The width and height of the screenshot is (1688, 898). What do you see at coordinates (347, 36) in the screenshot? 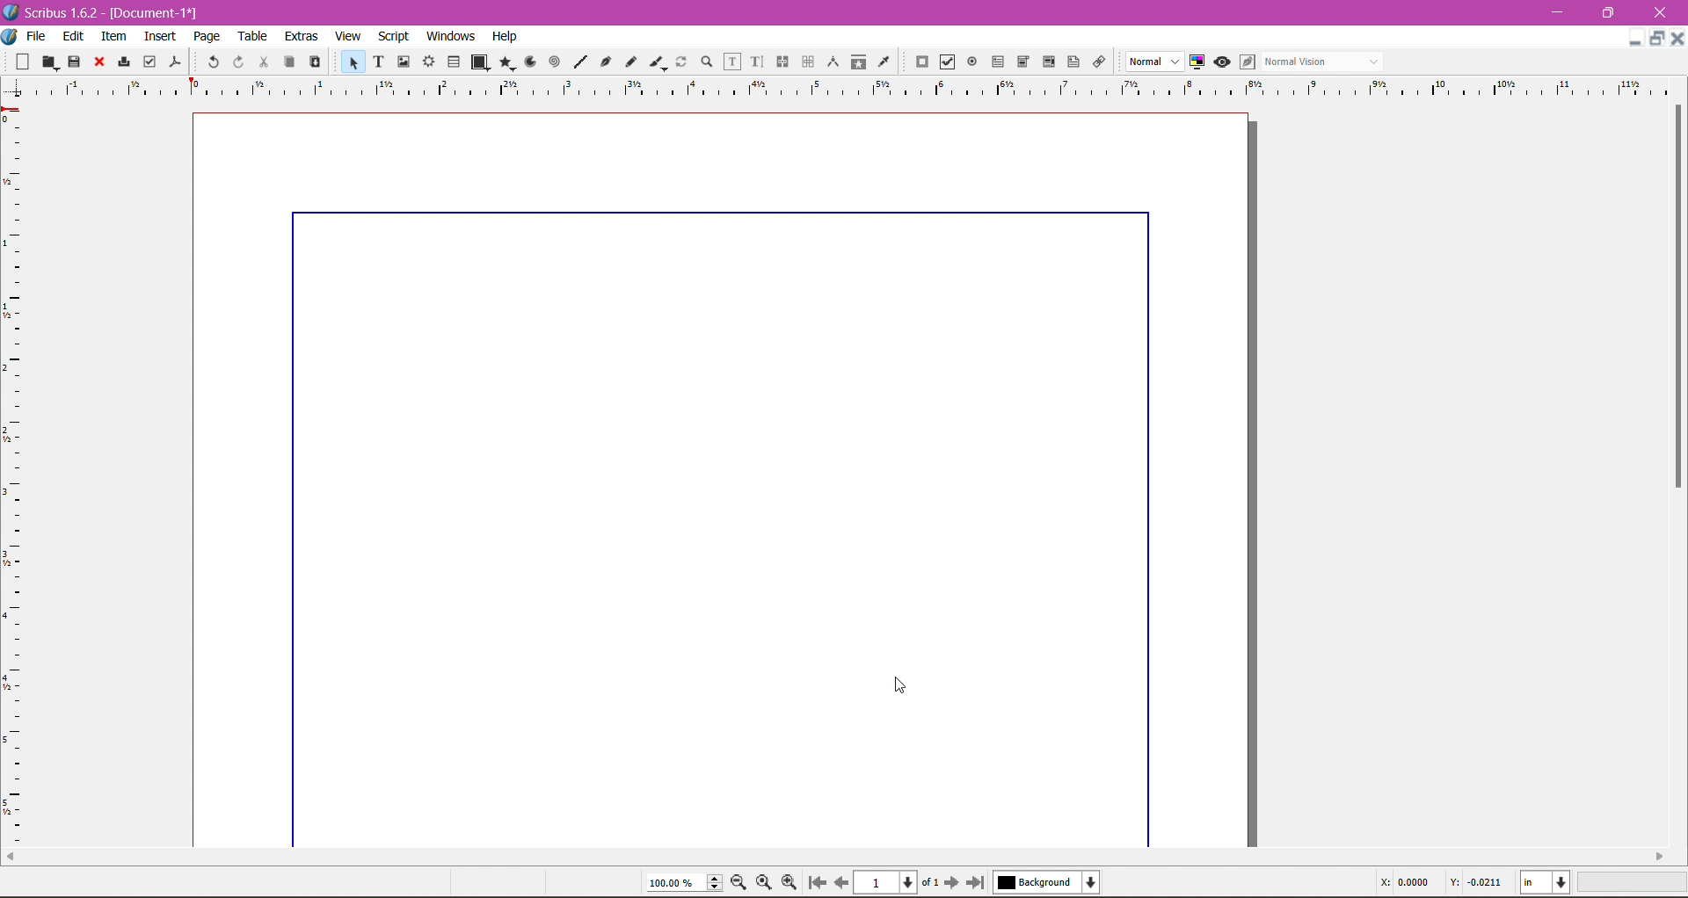
I see `View` at bounding box center [347, 36].